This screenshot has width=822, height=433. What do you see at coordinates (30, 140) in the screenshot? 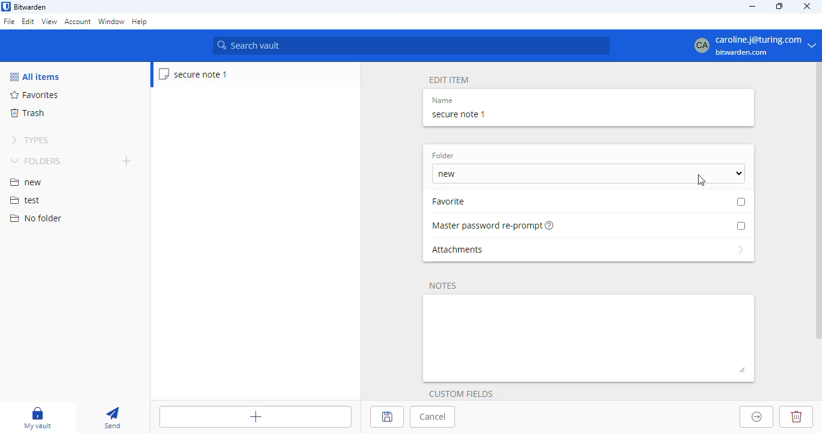
I see `types` at bounding box center [30, 140].